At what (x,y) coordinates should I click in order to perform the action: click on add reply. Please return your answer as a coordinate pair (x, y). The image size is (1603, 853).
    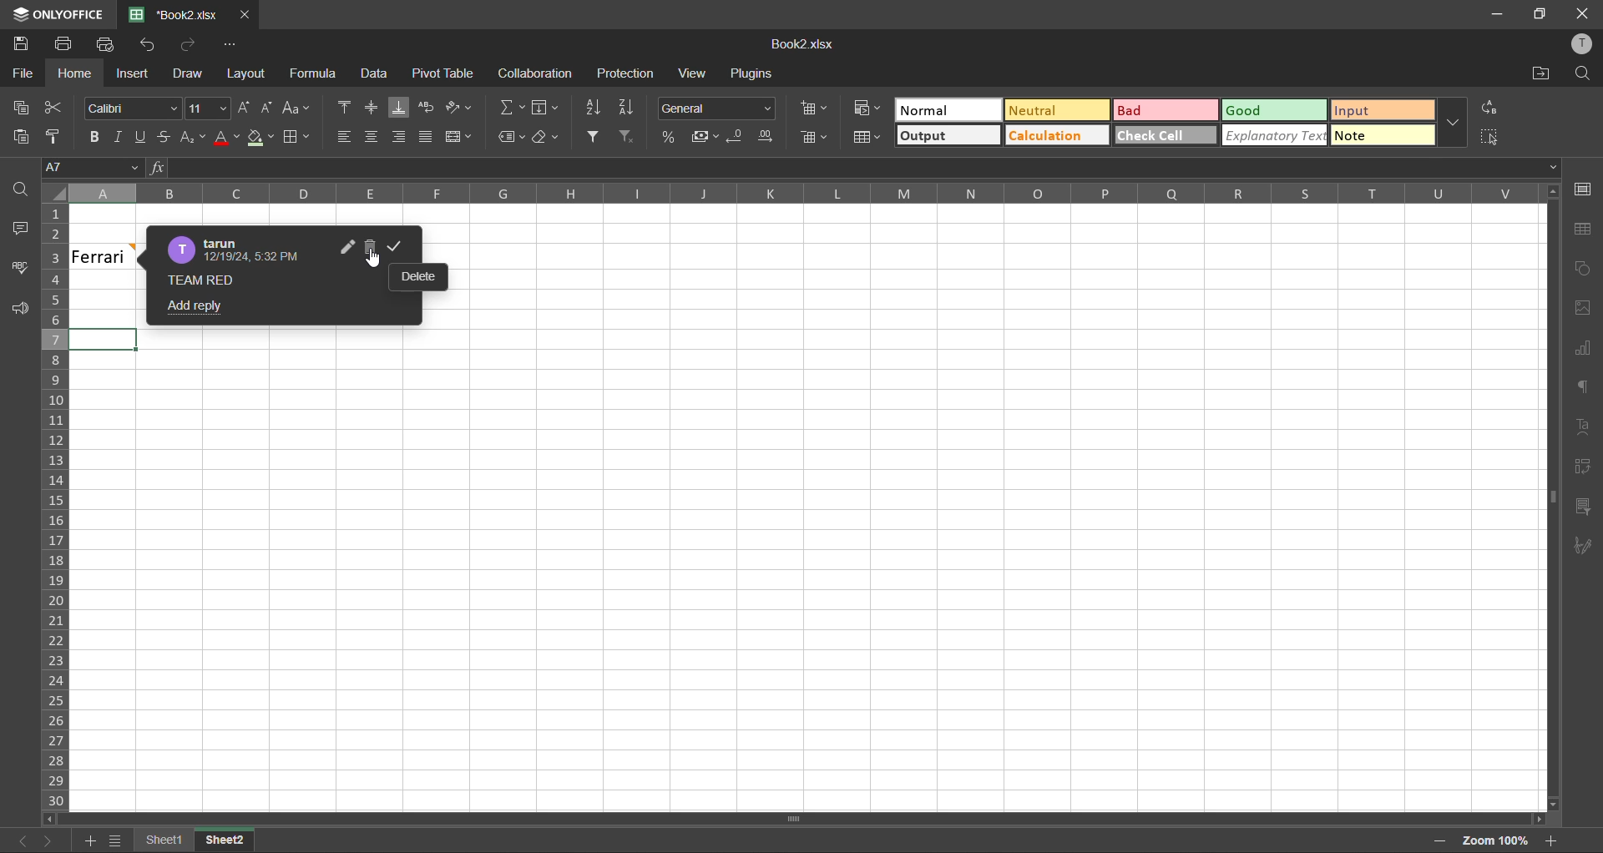
    Looking at the image, I should click on (192, 308).